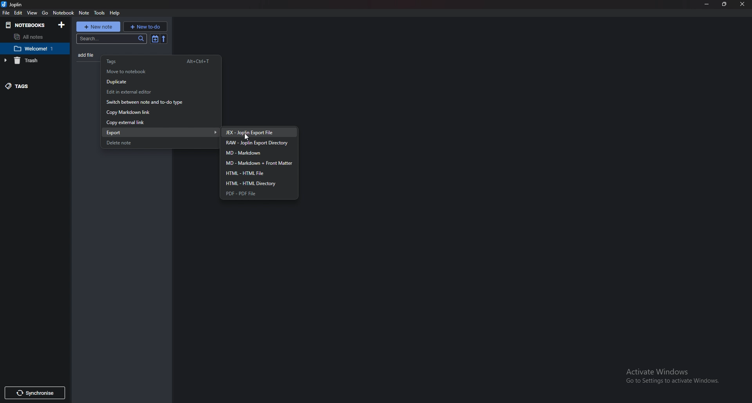 This screenshot has width=752, height=403. I want to click on H T M L directory, so click(258, 183).